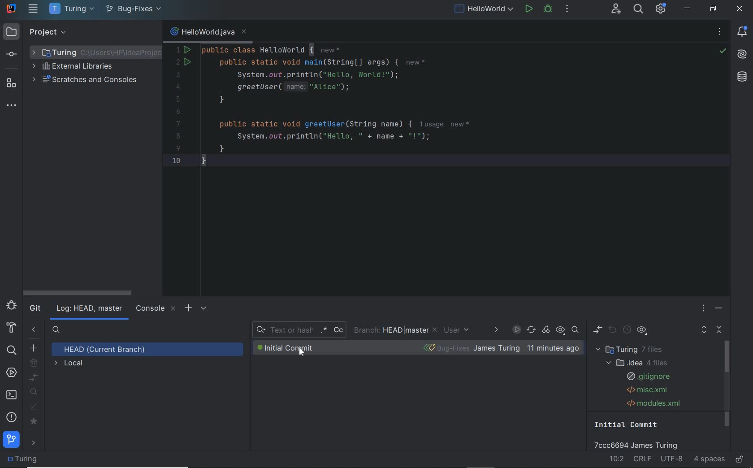 The width and height of the screenshot is (753, 468). I want to click on .gitignore, so click(647, 377).